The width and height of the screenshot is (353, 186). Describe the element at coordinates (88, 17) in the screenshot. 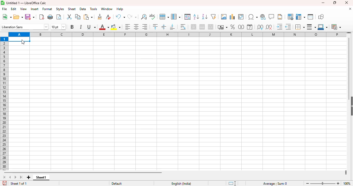

I see `paste` at that location.